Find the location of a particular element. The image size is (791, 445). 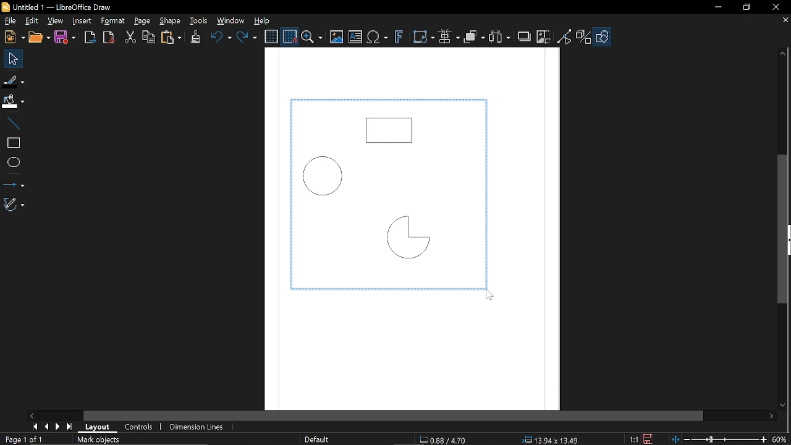

Vertical scrollbar is located at coordinates (782, 229).